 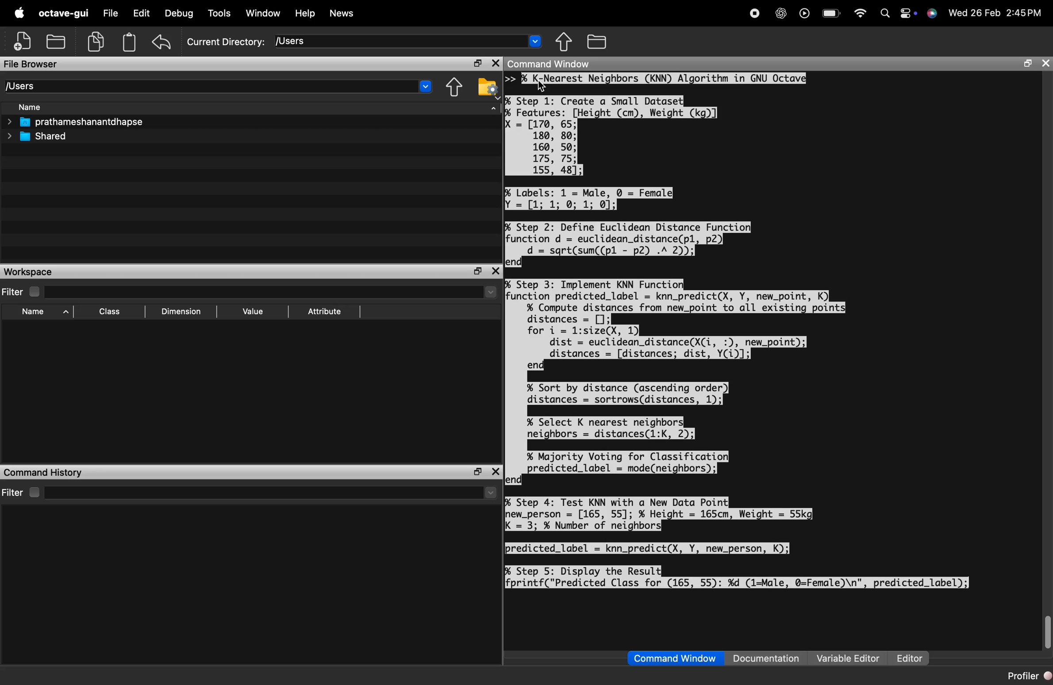 What do you see at coordinates (58, 40) in the screenshot?
I see `save` at bounding box center [58, 40].